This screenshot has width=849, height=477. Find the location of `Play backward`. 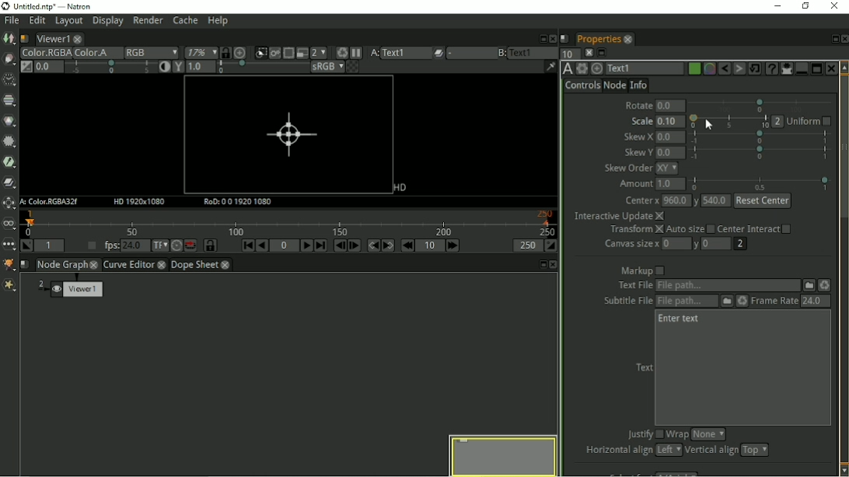

Play backward is located at coordinates (263, 245).